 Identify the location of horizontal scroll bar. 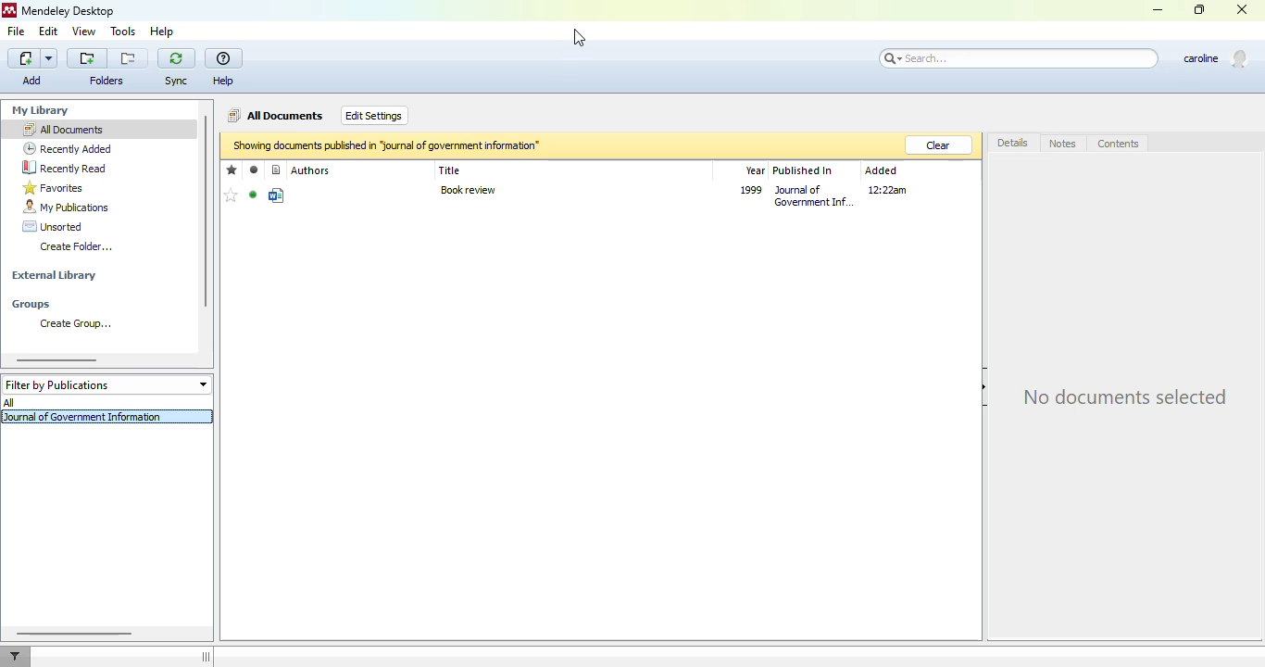
(56, 360).